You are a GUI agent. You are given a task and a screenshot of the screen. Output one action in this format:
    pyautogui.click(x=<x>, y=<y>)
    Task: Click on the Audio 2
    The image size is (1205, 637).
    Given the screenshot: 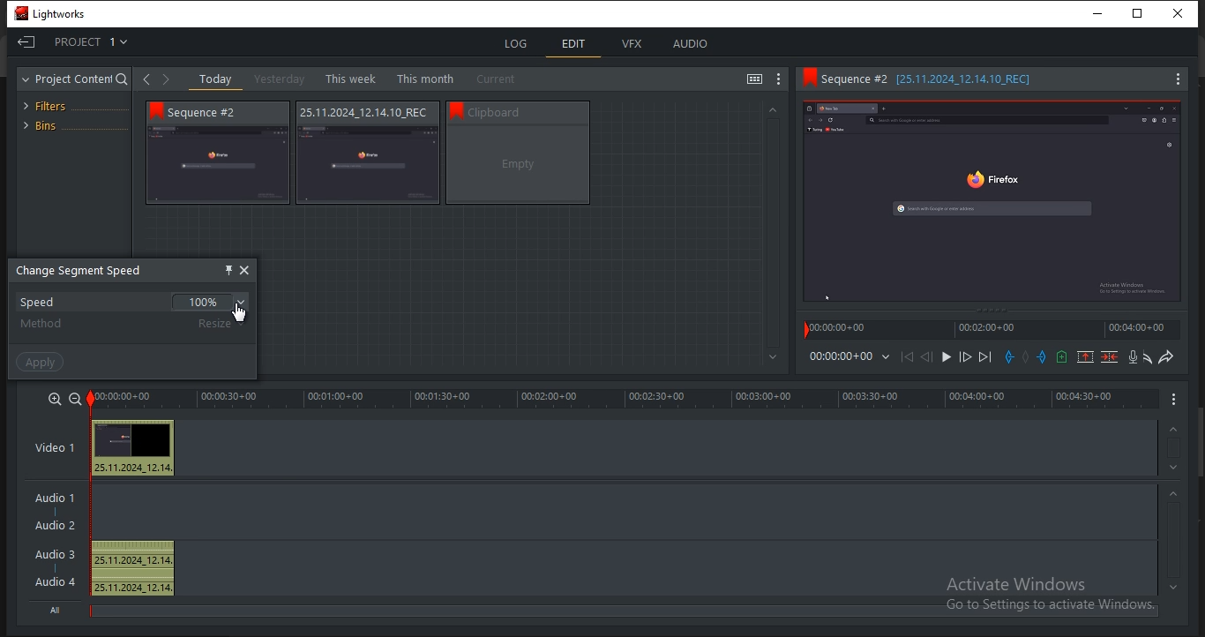 What is the action you would take?
    pyautogui.click(x=55, y=527)
    